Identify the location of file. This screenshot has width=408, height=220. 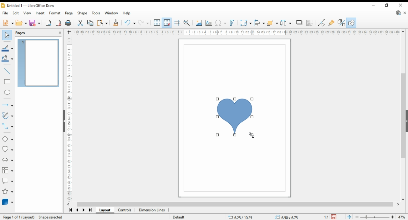
(5, 13).